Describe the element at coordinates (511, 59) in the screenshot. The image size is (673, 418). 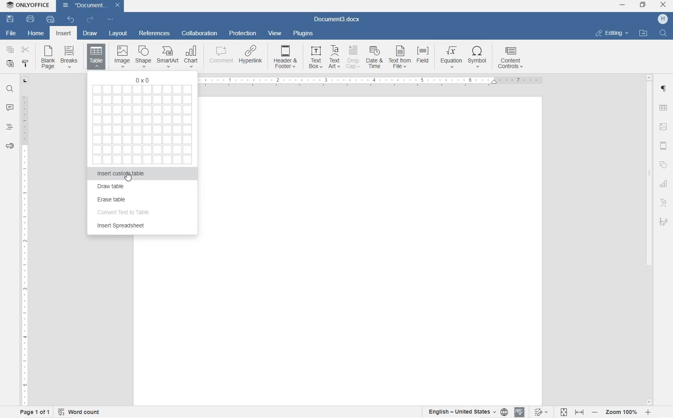
I see `CONTENT CONTROLS` at that location.